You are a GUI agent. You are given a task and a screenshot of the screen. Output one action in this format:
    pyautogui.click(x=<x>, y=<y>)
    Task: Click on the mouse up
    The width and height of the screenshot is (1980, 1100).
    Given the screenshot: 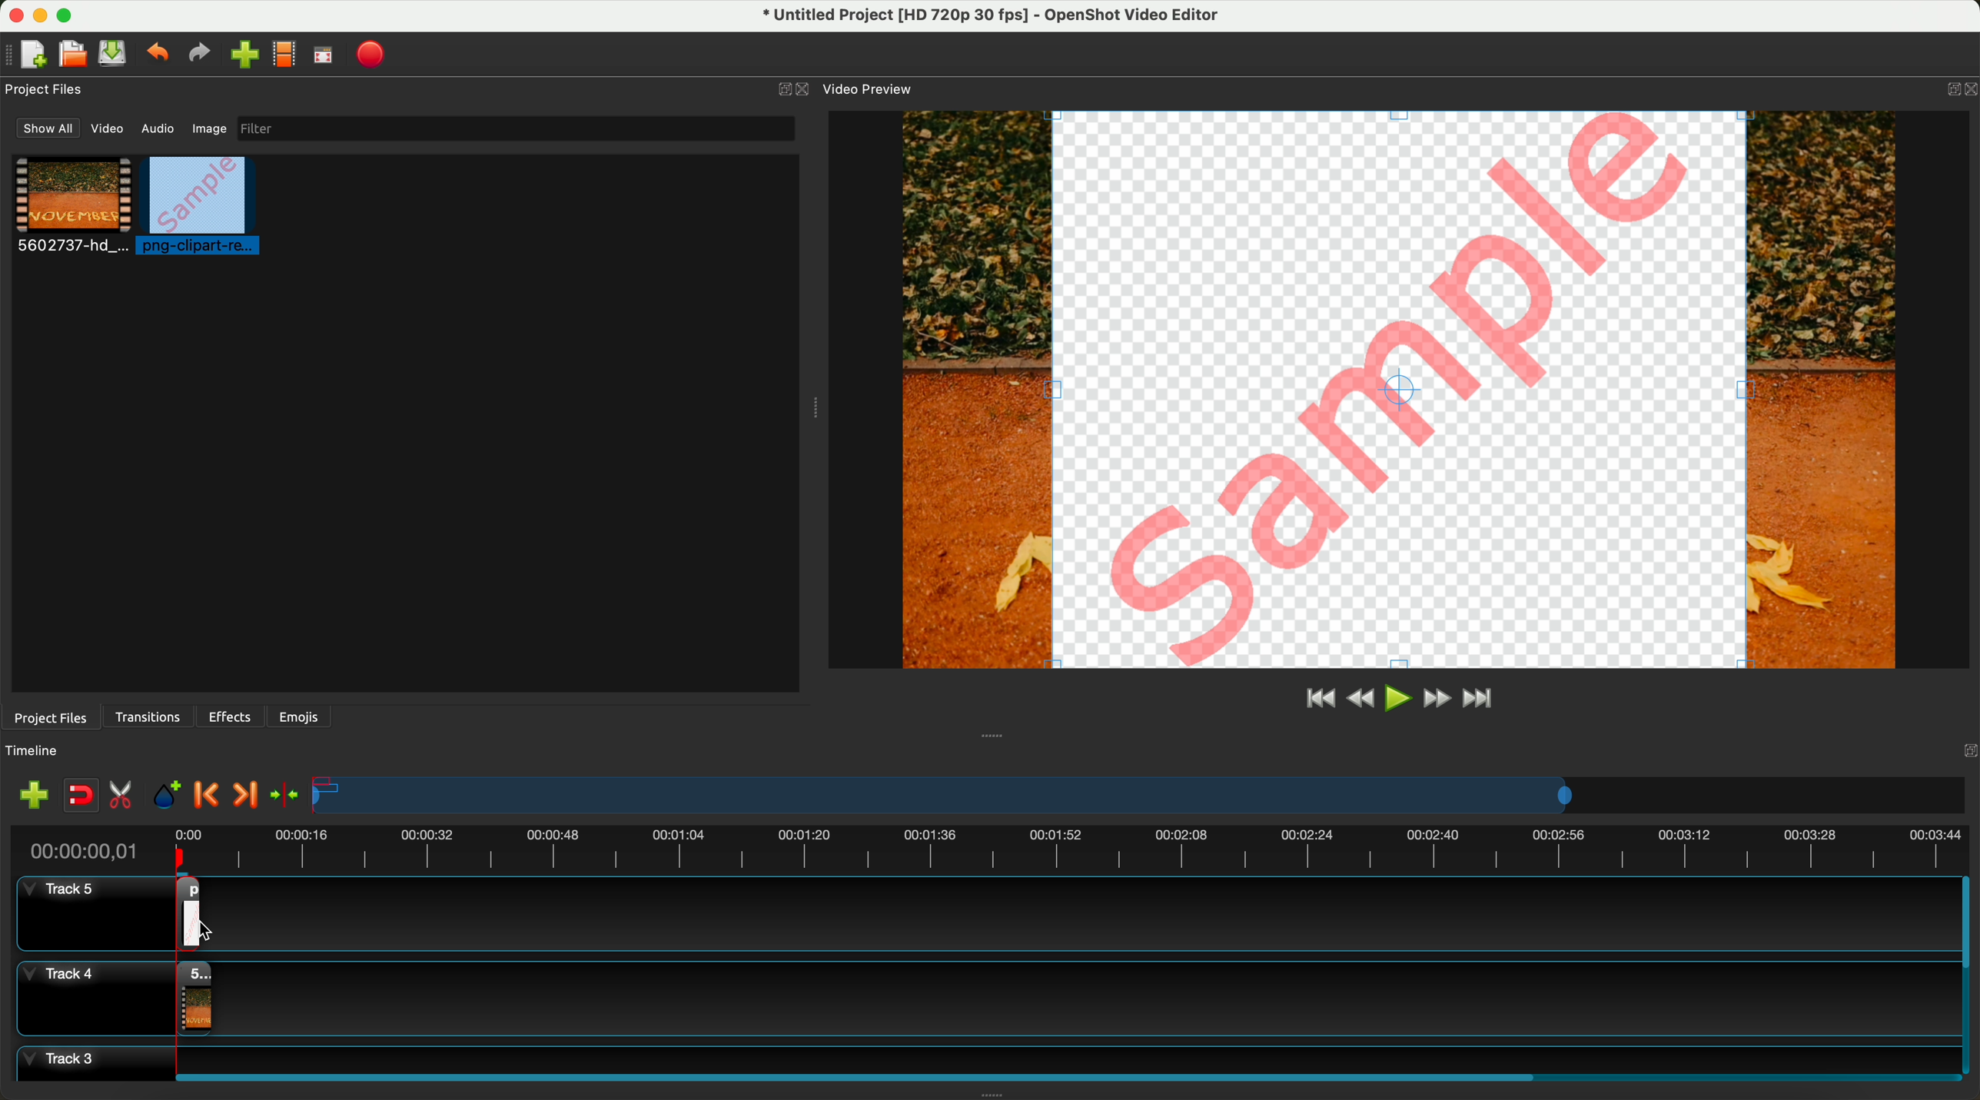 What is the action you would take?
    pyautogui.click(x=208, y=931)
    